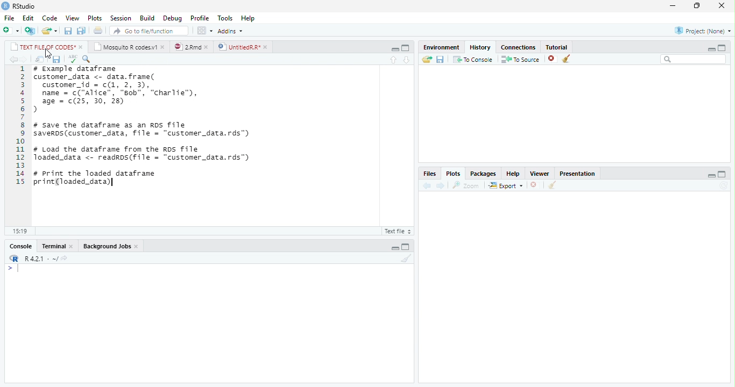 The height and width of the screenshot is (387, 735). Describe the element at coordinates (11, 30) in the screenshot. I see `new file` at that location.